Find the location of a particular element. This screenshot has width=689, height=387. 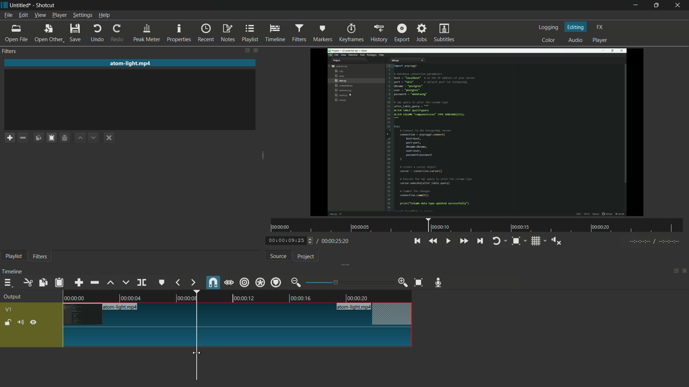

change layout is located at coordinates (674, 270).